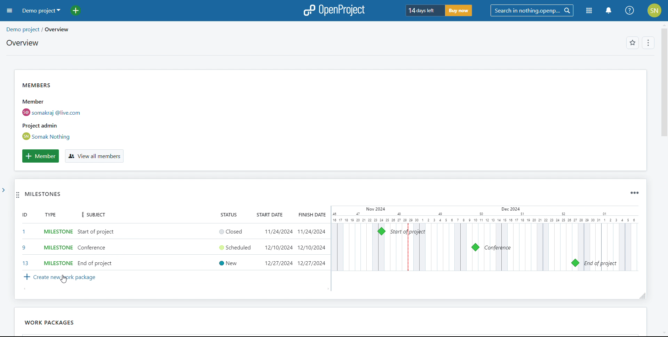  What do you see at coordinates (10, 11) in the screenshot?
I see `open sidebar menu` at bounding box center [10, 11].